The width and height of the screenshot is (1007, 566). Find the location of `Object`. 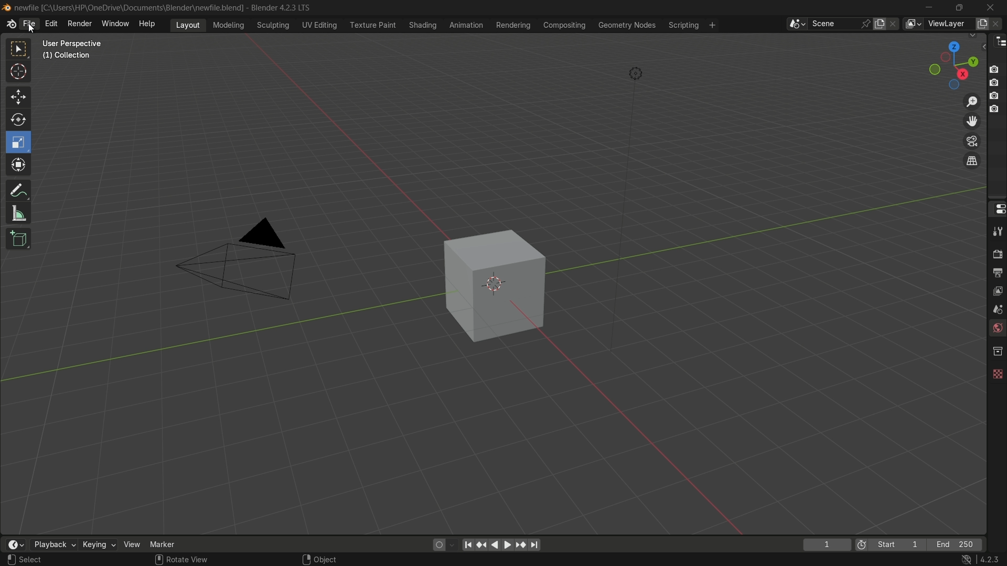

Object is located at coordinates (332, 557).